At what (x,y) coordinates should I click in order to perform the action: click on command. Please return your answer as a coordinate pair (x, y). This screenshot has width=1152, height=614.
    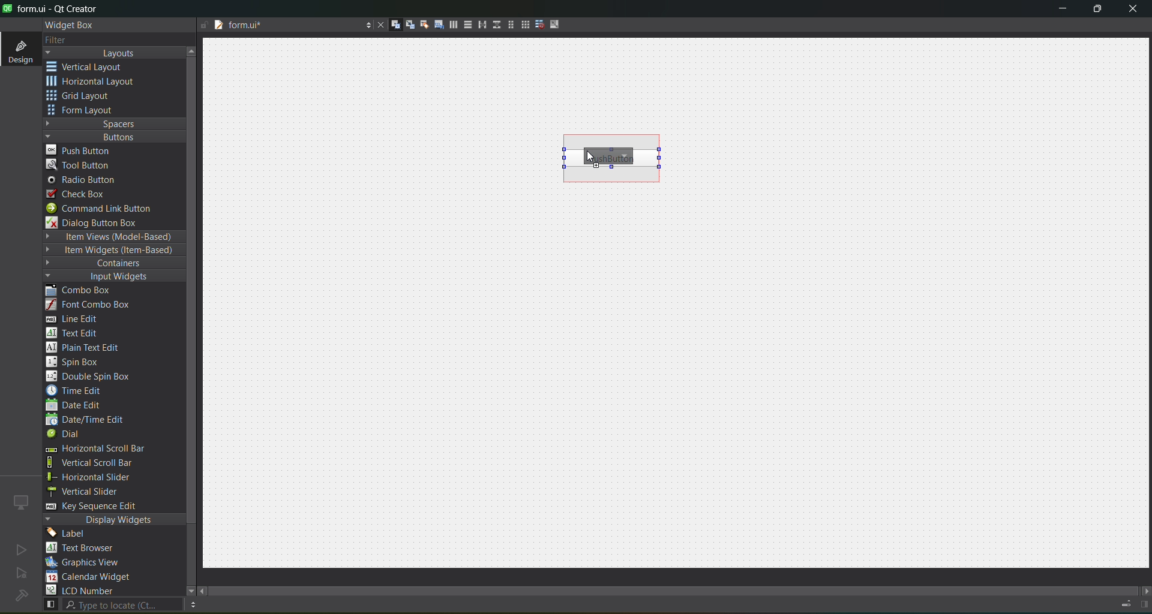
    Looking at the image, I should click on (107, 210).